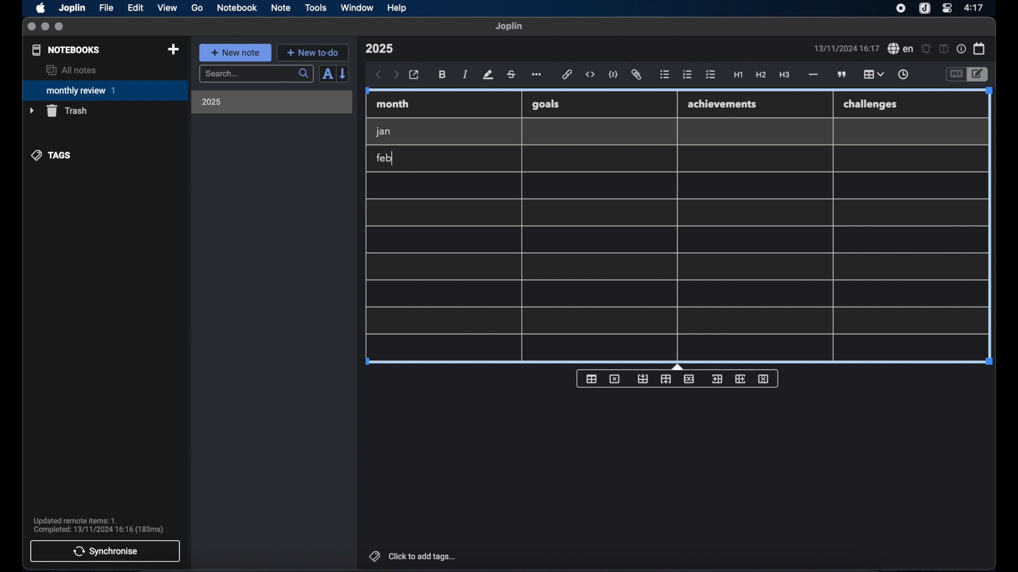 The width and height of the screenshot is (1018, 572). What do you see at coordinates (901, 8) in the screenshot?
I see `screen recorder icon` at bounding box center [901, 8].